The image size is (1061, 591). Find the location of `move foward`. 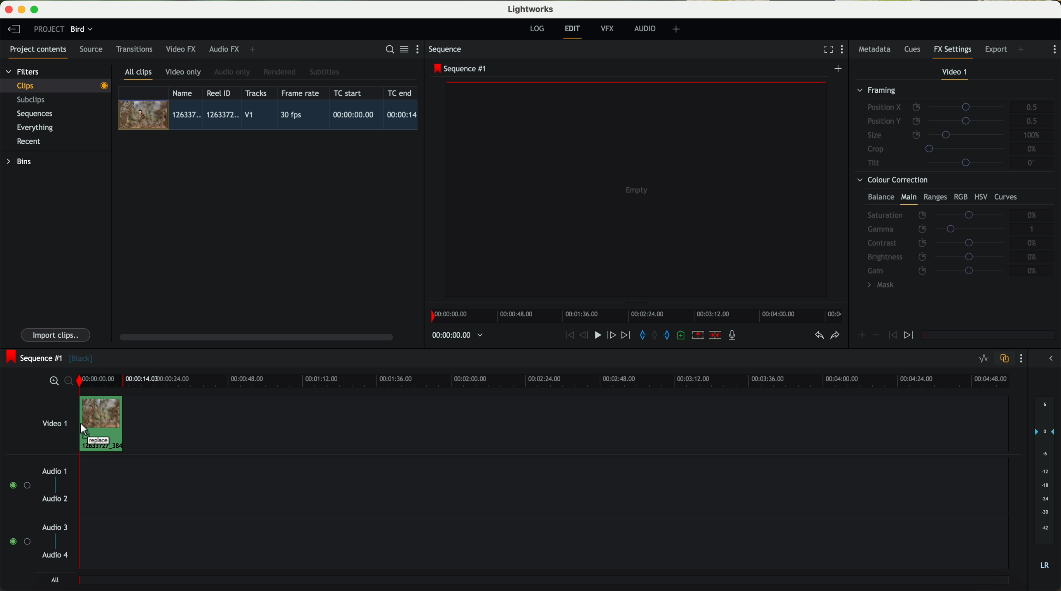

move foward is located at coordinates (625, 335).